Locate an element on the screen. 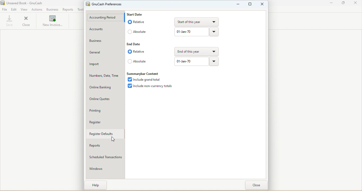 The height and width of the screenshot is (191, 362). View is located at coordinates (24, 10).